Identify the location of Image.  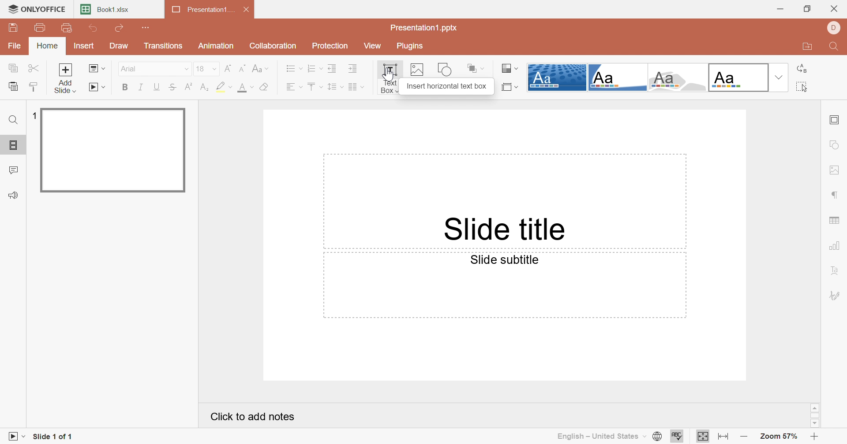
(418, 70).